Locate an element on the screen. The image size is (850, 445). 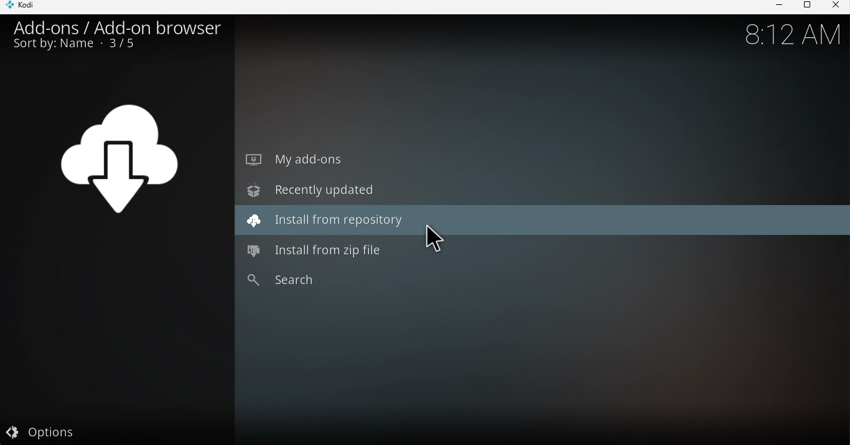
Add-ons/Add-on browser is located at coordinates (116, 40).